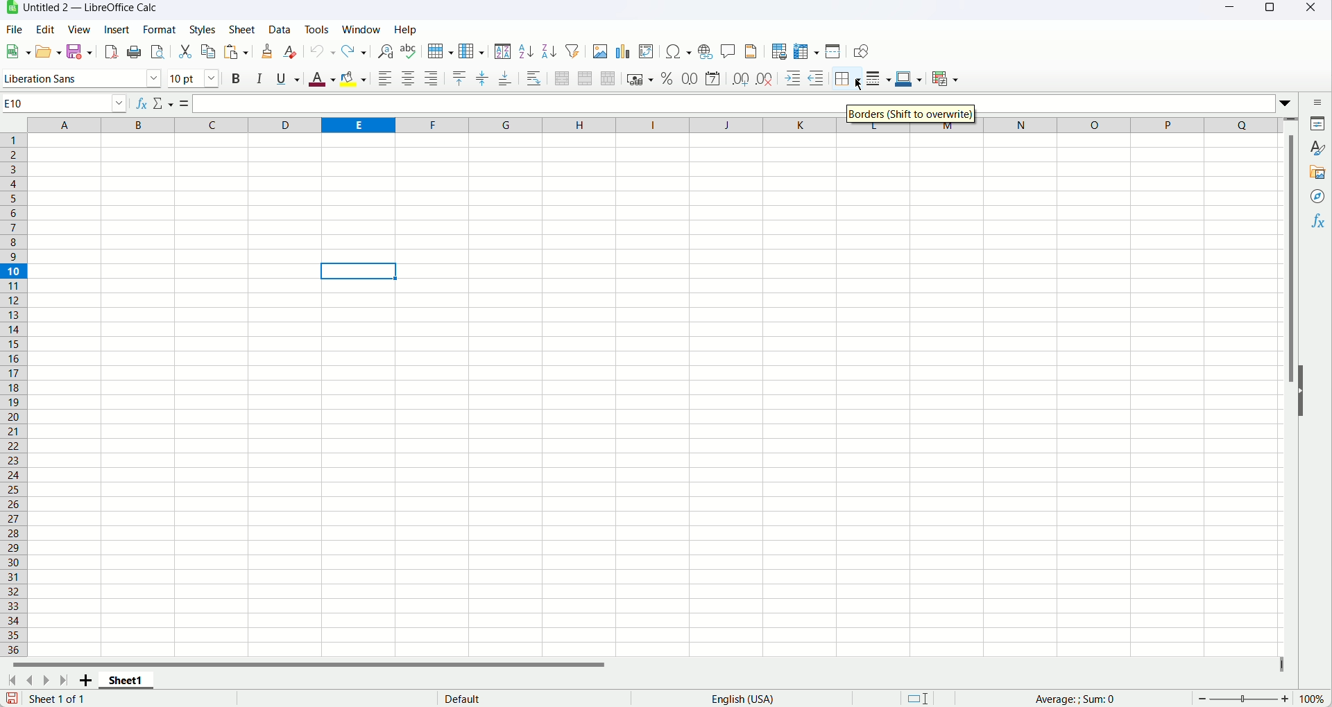 The image size is (1332, 707). I want to click on Sidebar settings, so click(1317, 101).